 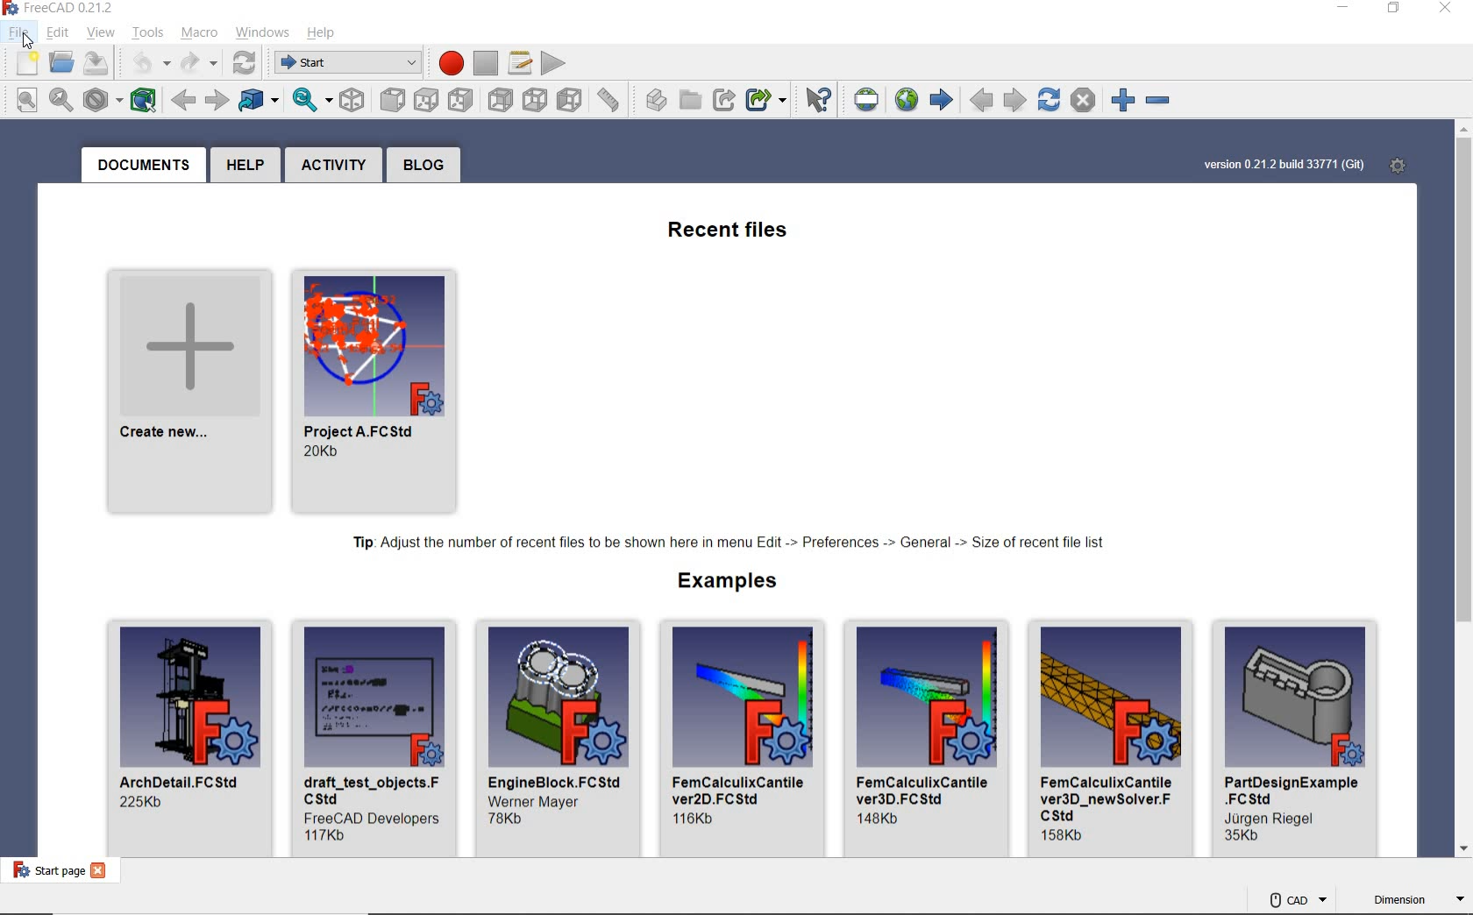 What do you see at coordinates (143, 803) in the screenshot?
I see `size` at bounding box center [143, 803].